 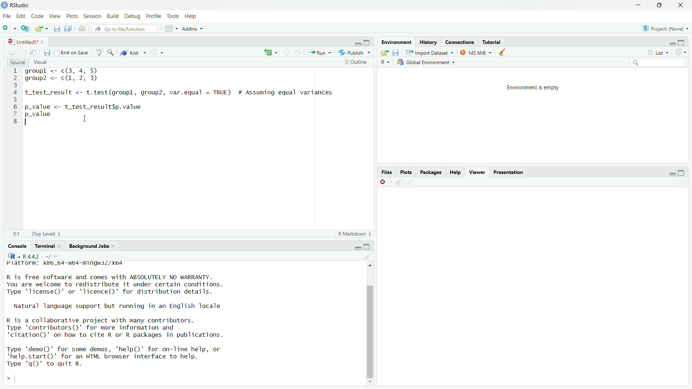 I want to click on Session, so click(x=93, y=15).